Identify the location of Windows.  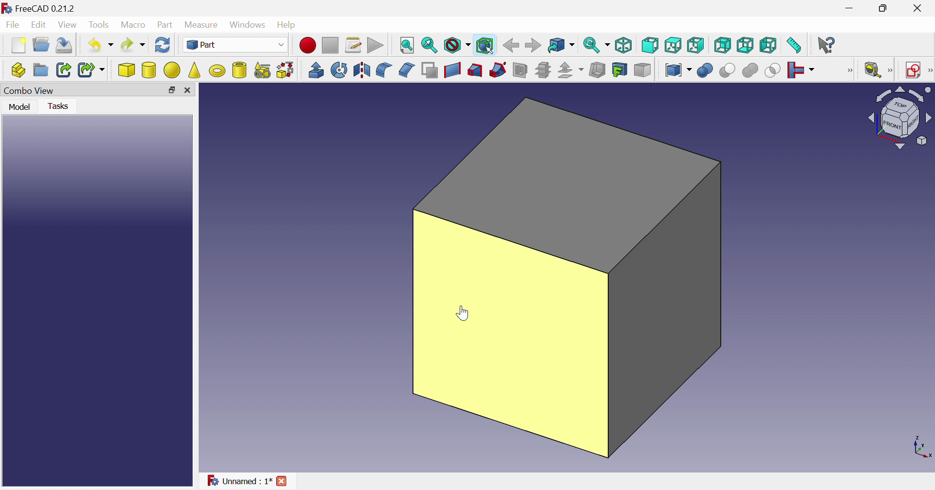
(249, 26).